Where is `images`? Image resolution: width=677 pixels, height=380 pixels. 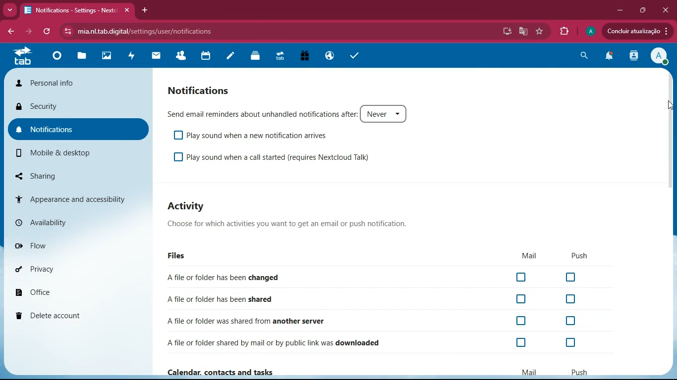
images is located at coordinates (109, 56).